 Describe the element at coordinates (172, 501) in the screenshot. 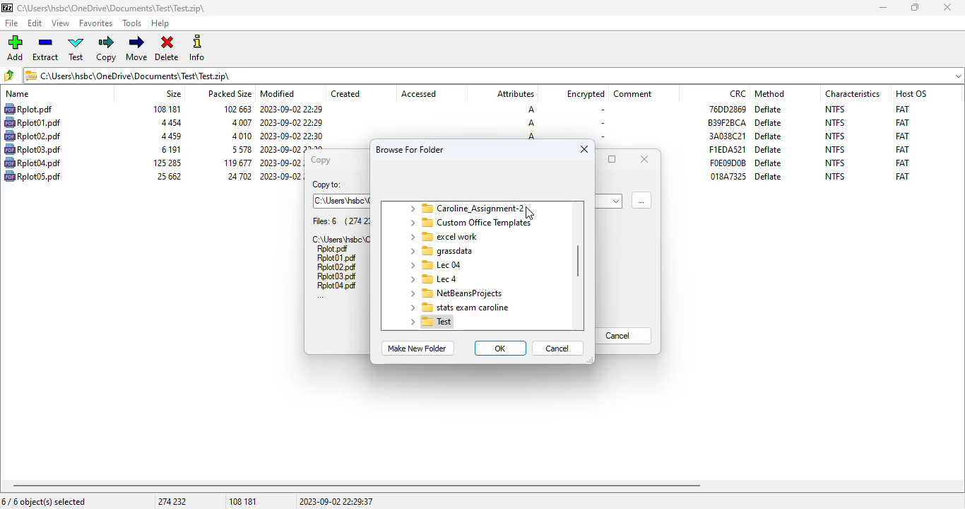

I see `274 232` at that location.